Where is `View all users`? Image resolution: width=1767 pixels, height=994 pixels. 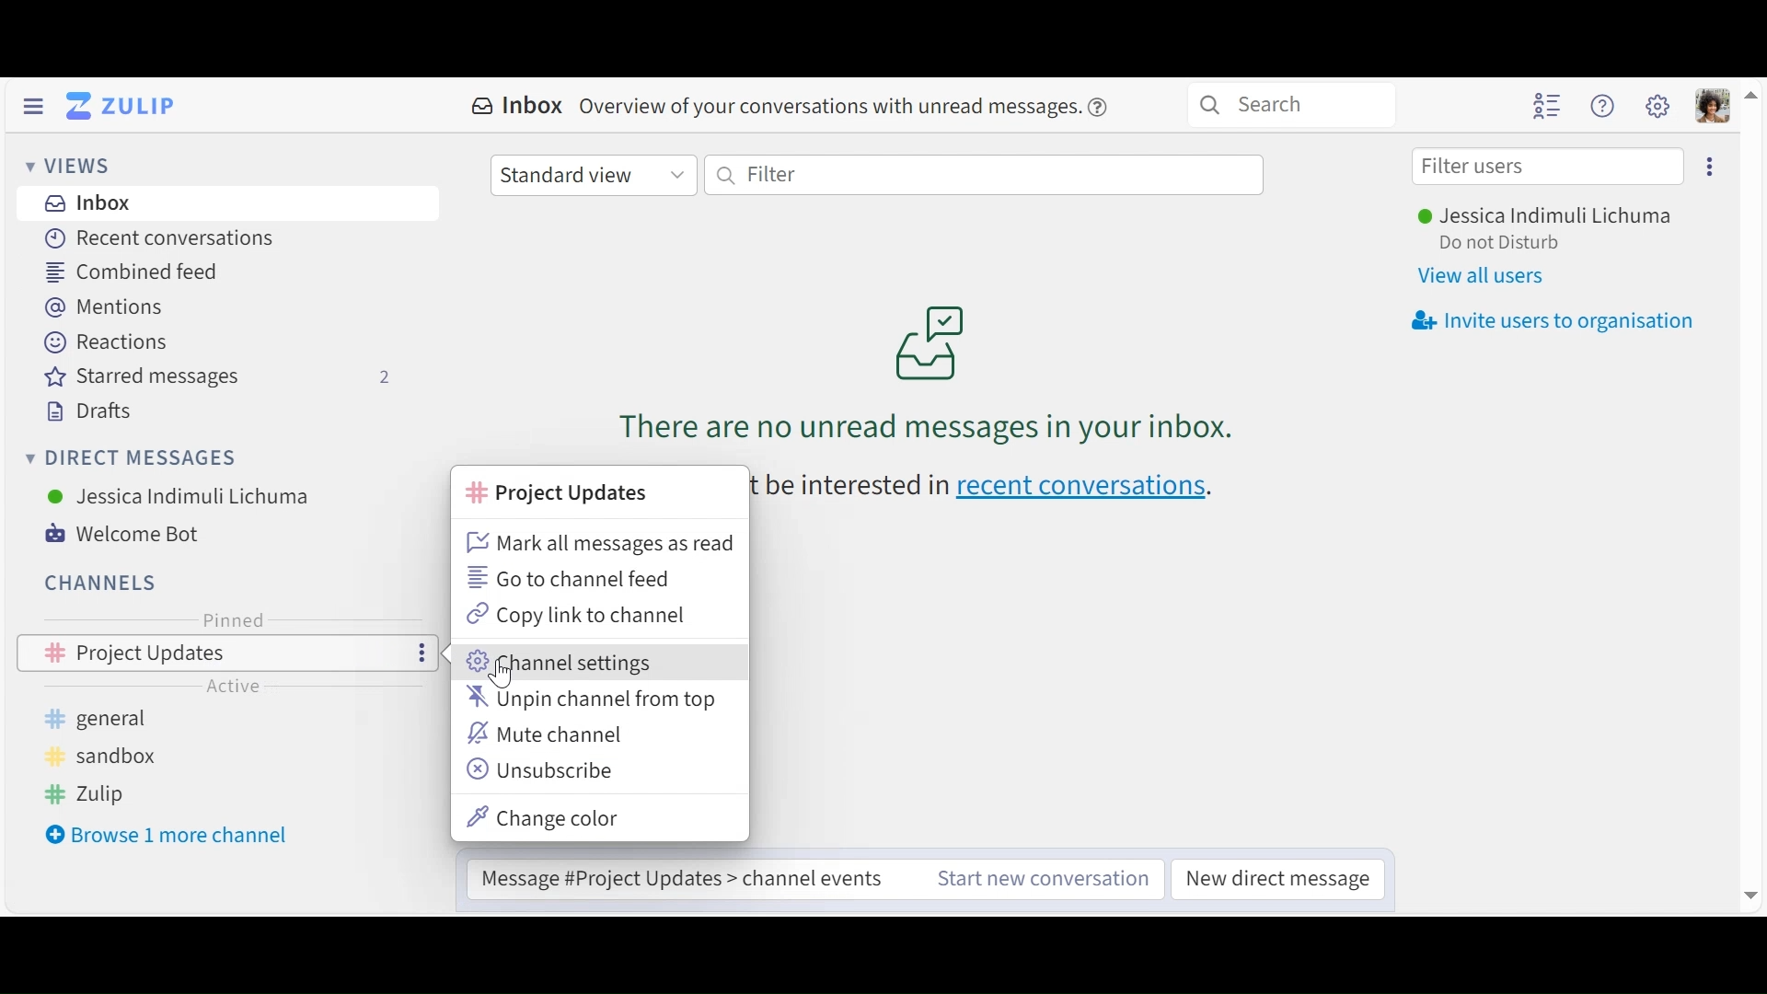 View all users is located at coordinates (1484, 276).